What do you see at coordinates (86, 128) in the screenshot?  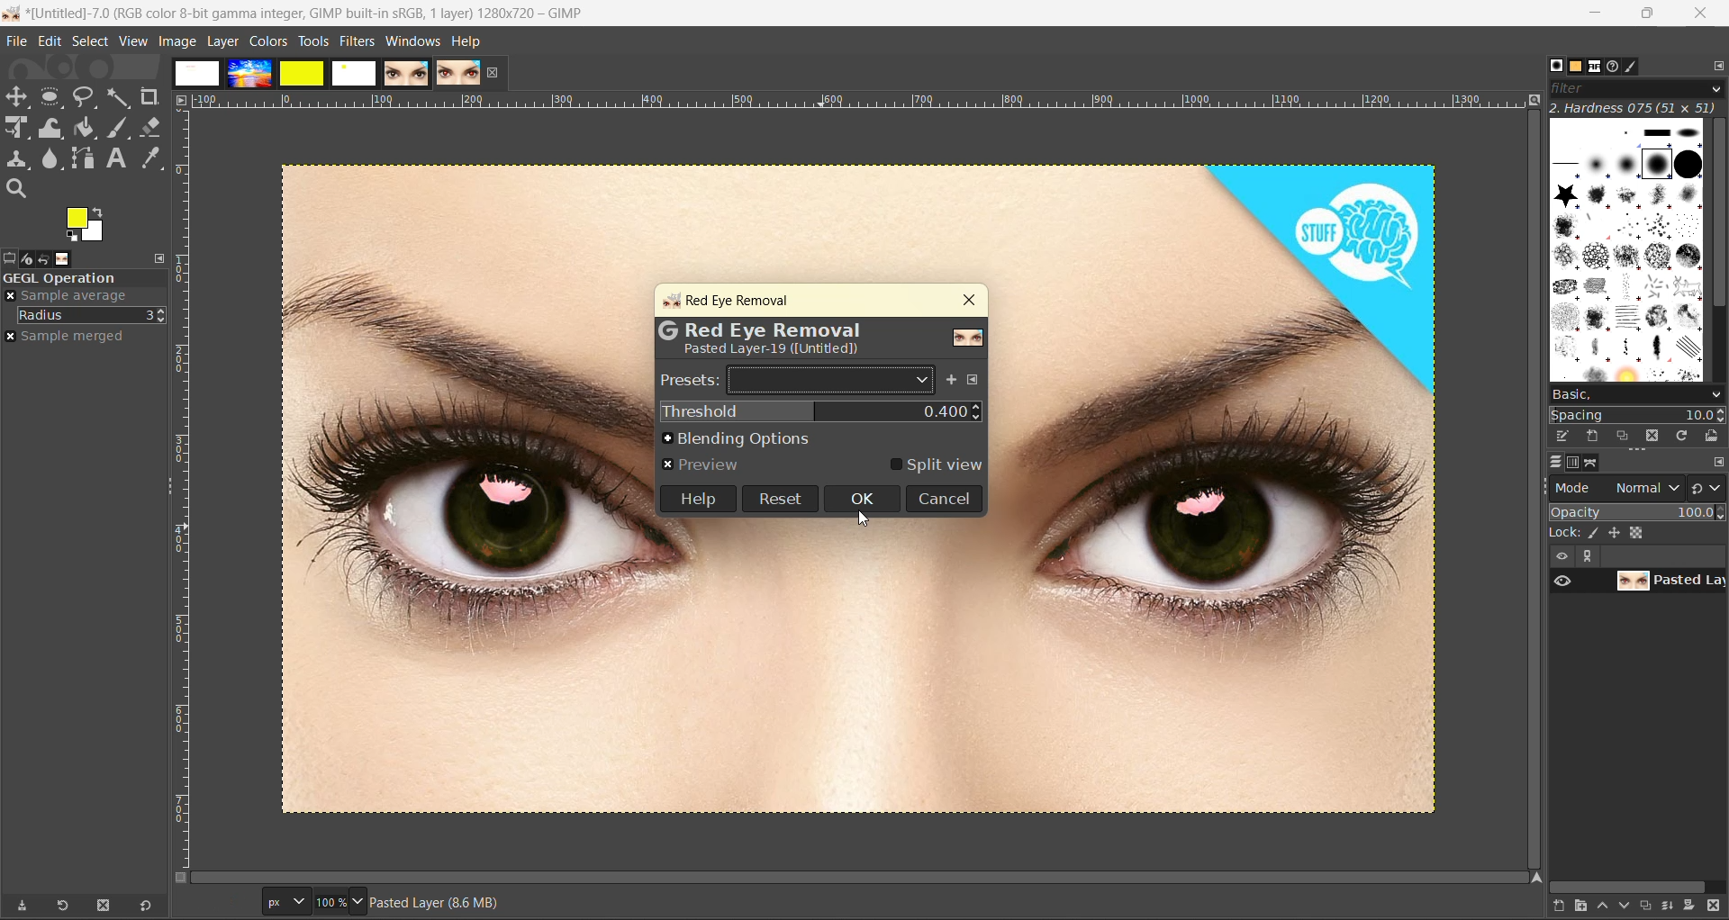 I see `paint bucket` at bounding box center [86, 128].